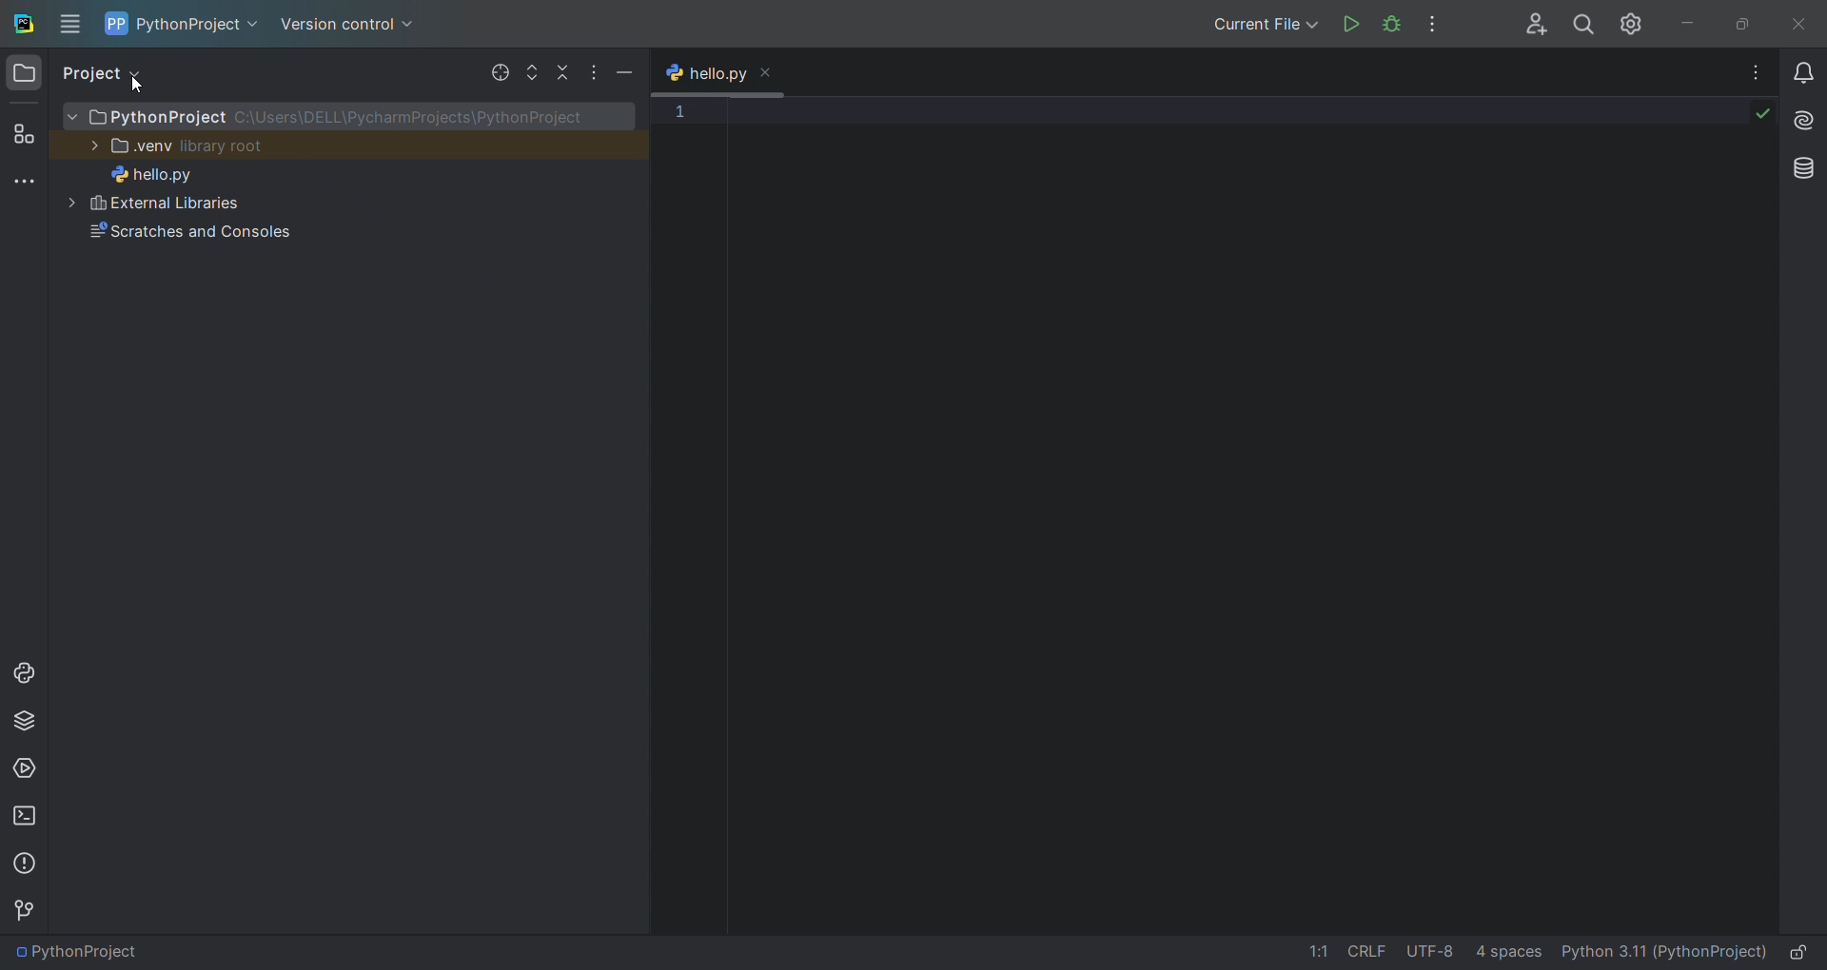 This screenshot has height=970, width=1827. I want to click on open tab, so click(727, 72).